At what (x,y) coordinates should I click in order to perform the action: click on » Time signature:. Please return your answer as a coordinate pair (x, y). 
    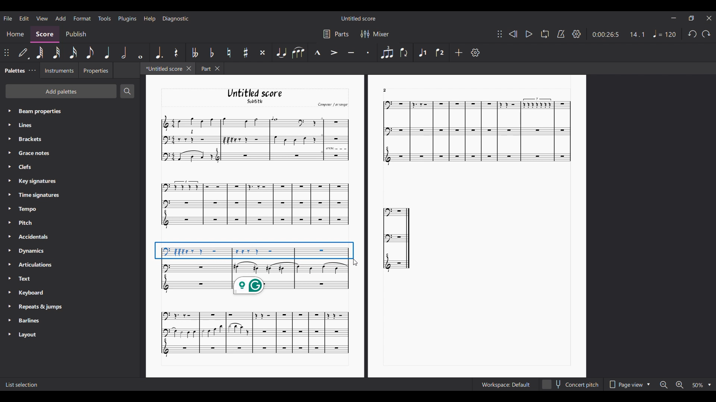
    Looking at the image, I should click on (34, 195).